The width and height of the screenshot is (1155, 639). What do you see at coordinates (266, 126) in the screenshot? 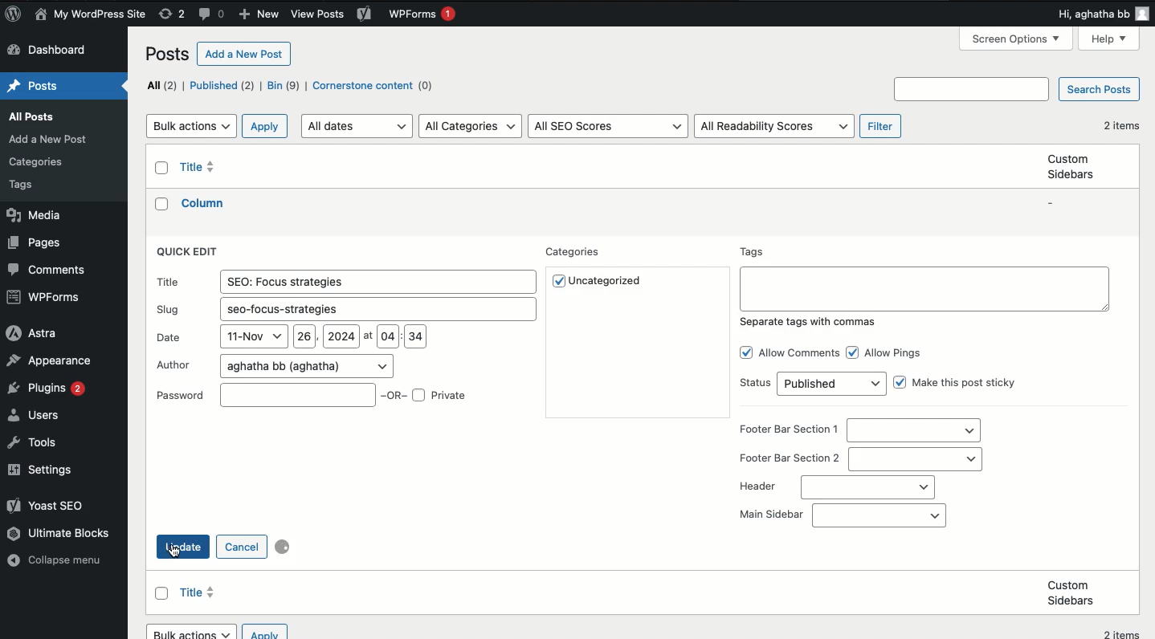
I see `Apply` at bounding box center [266, 126].